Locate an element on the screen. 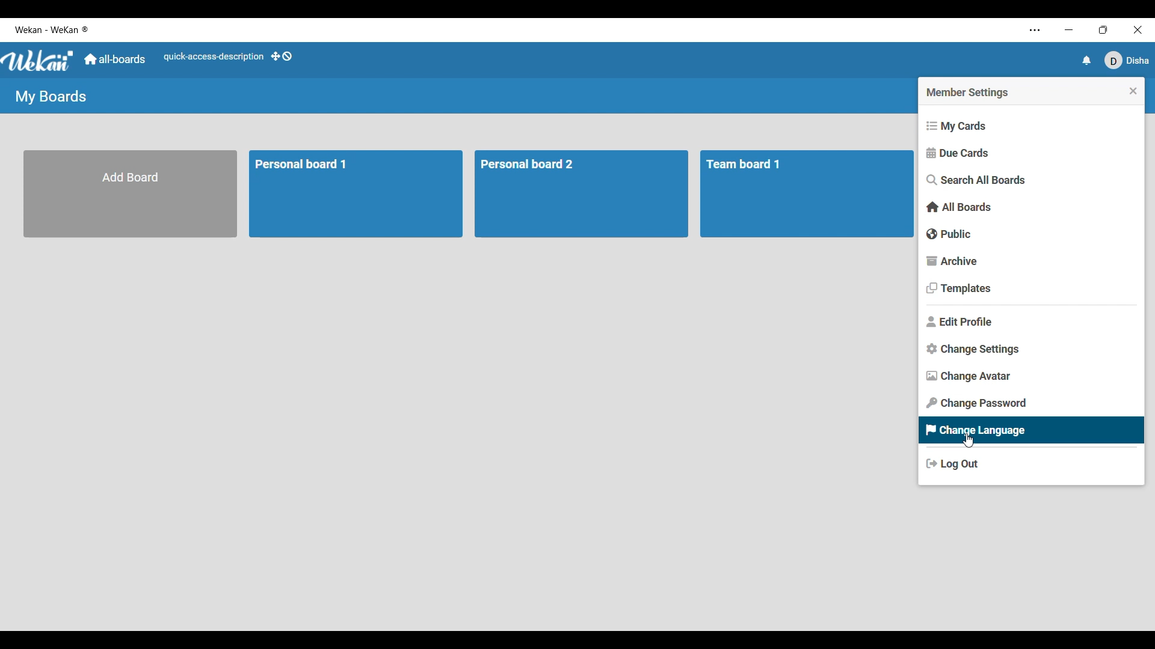  cursor is located at coordinates (973, 442).